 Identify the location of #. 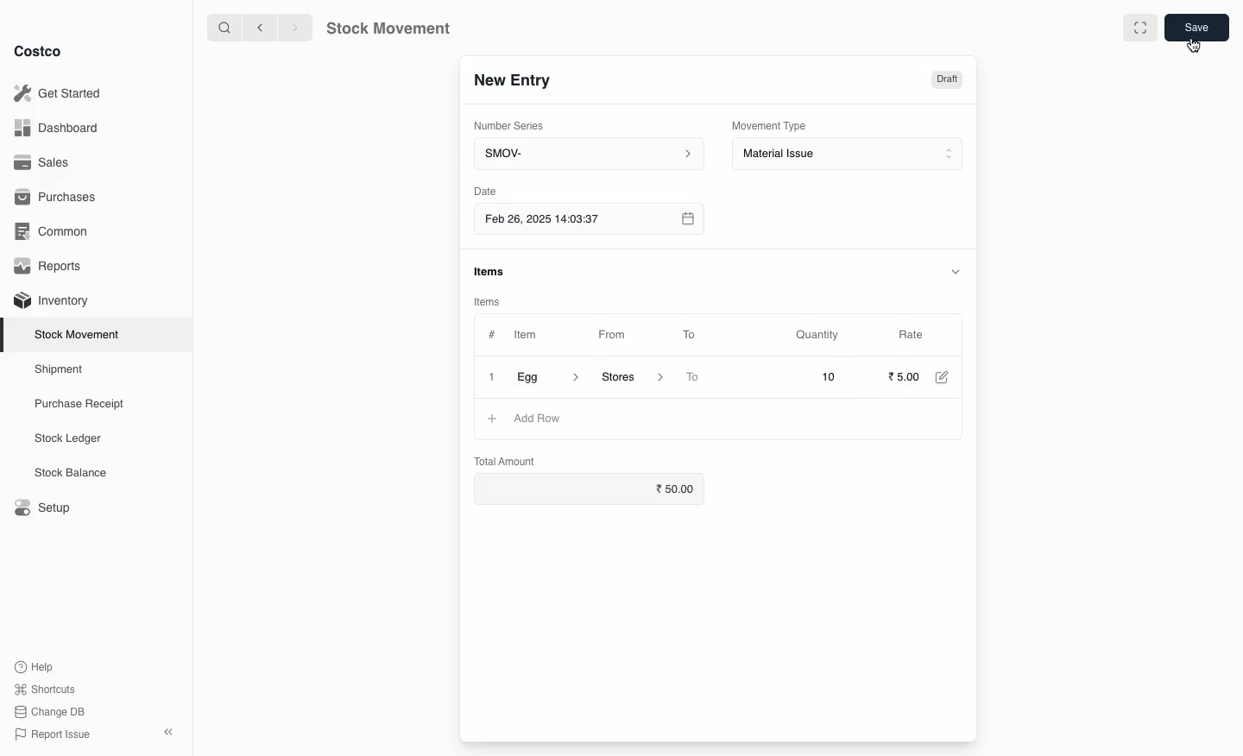
(492, 335).